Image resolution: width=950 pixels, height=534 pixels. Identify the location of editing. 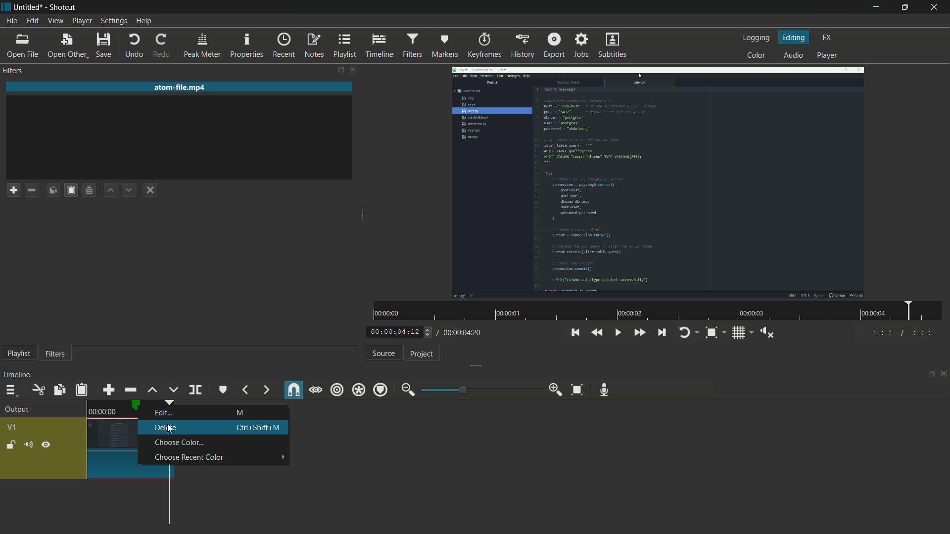
(793, 38).